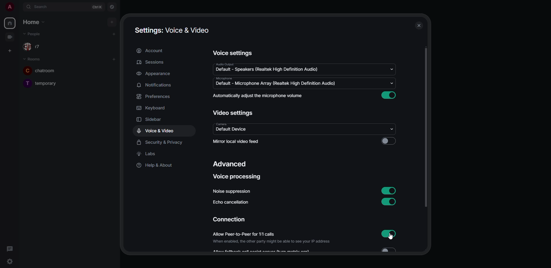 Image resolution: width=551 pixels, height=268 pixels. I want to click on people, so click(36, 34).